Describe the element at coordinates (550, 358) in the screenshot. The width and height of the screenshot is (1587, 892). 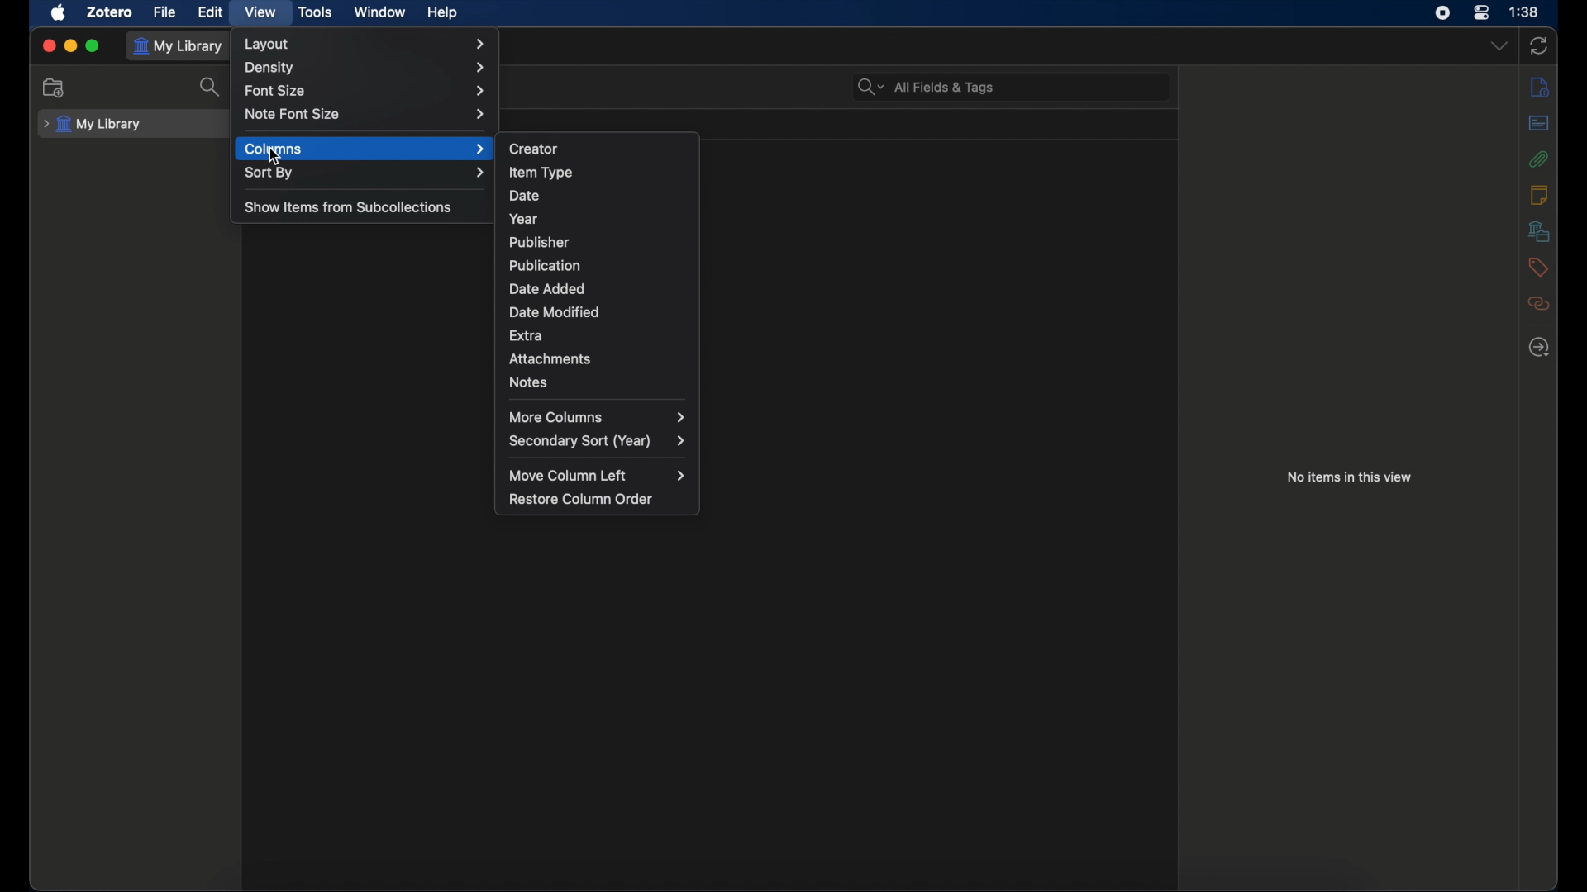
I see `attachments` at that location.